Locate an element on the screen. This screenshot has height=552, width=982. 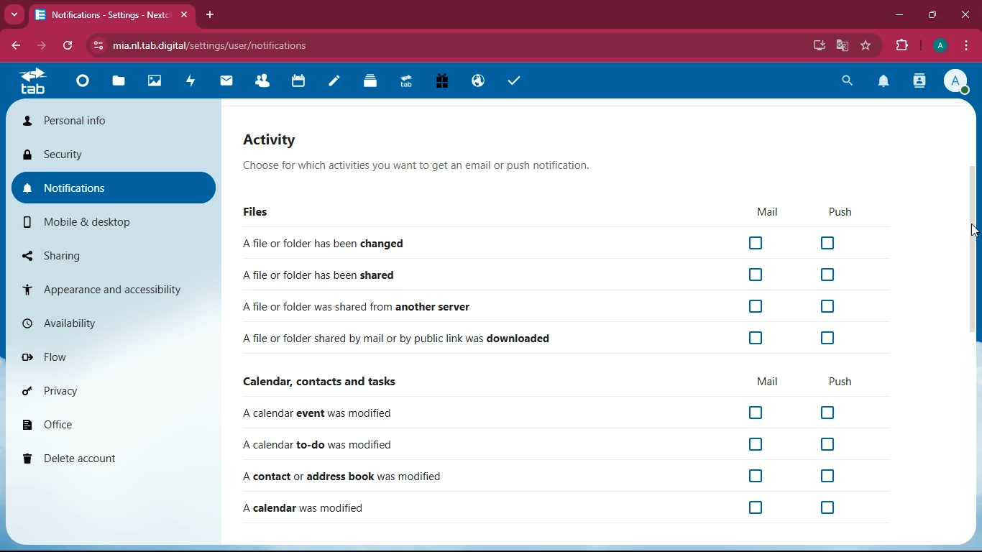
options is located at coordinates (967, 45).